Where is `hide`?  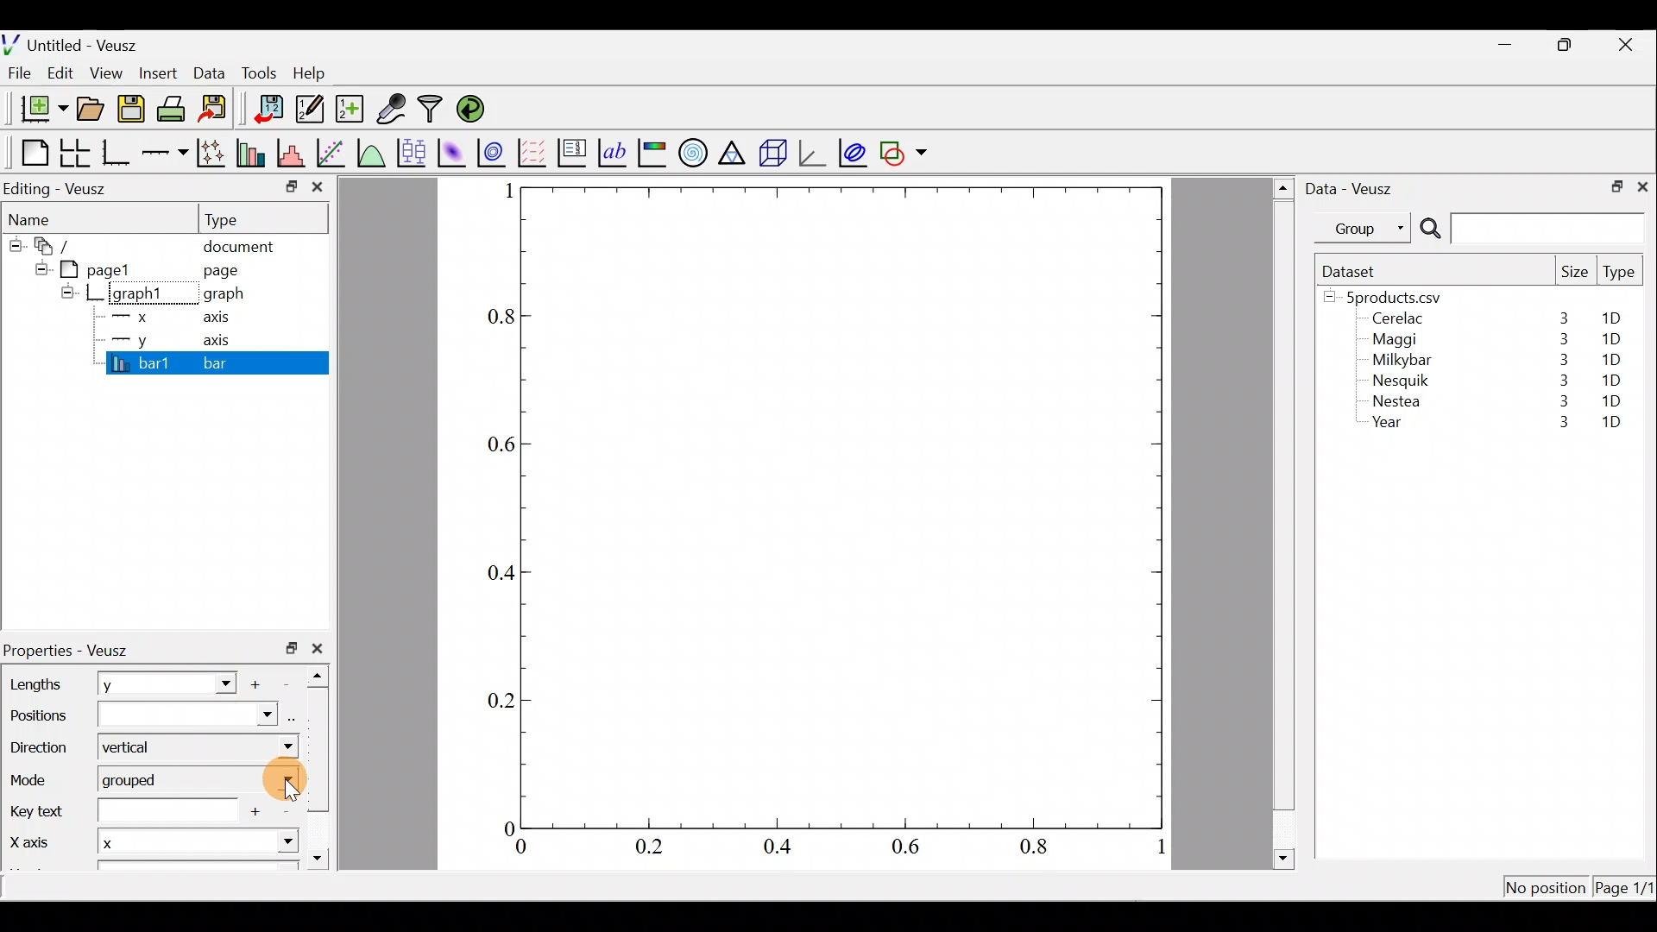
hide is located at coordinates (38, 267).